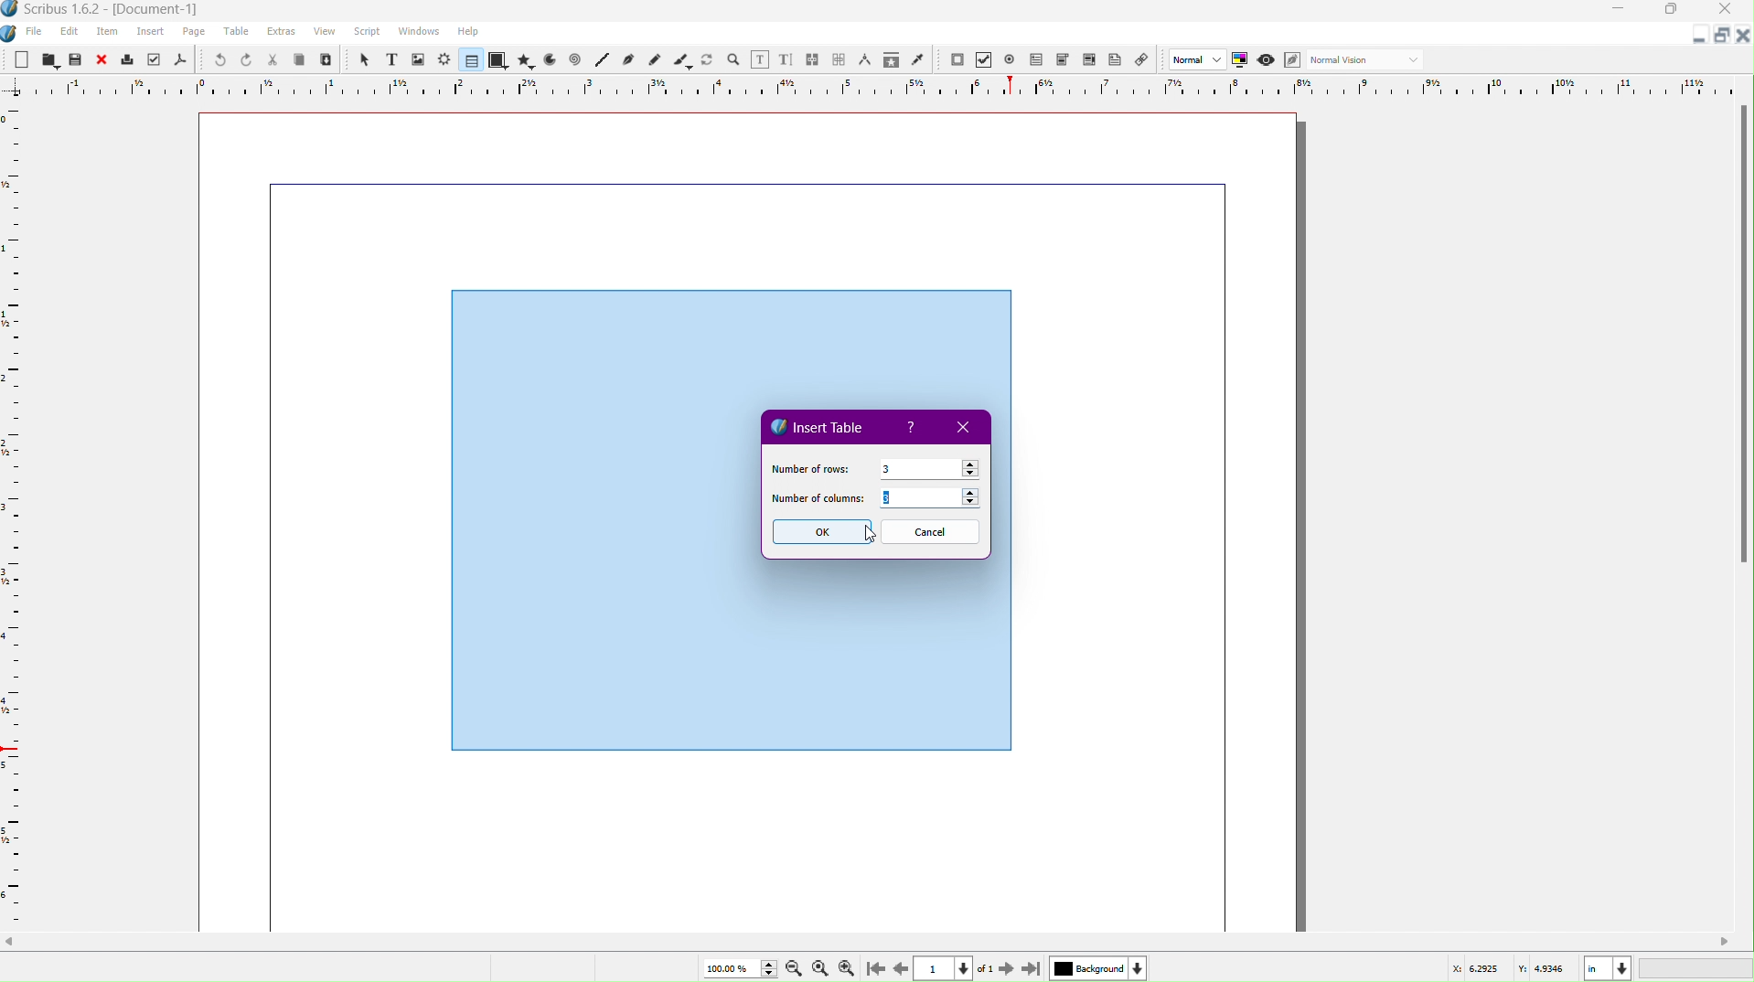 The height and width of the screenshot is (982, 1754). Describe the element at coordinates (790, 968) in the screenshot. I see `Zoom Out` at that location.